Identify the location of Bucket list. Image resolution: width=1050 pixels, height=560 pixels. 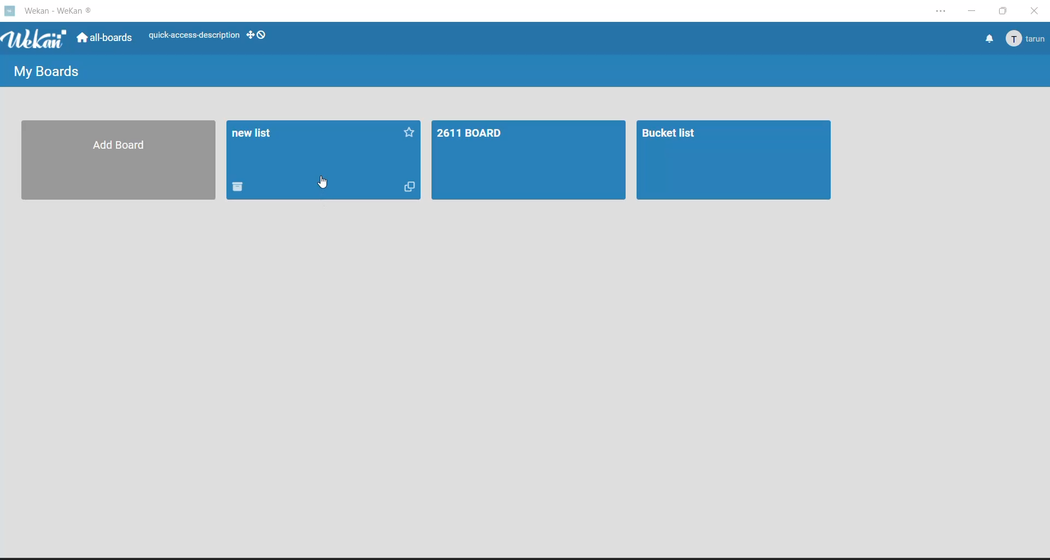
(732, 160).